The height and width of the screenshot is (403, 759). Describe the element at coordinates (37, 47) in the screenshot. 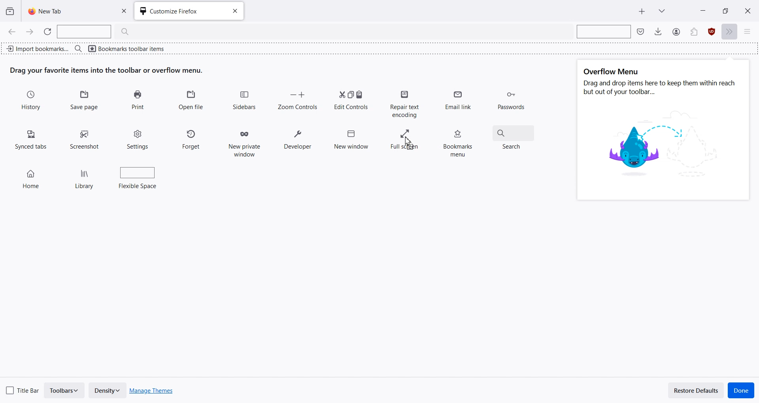

I see `Import bookmark` at that location.